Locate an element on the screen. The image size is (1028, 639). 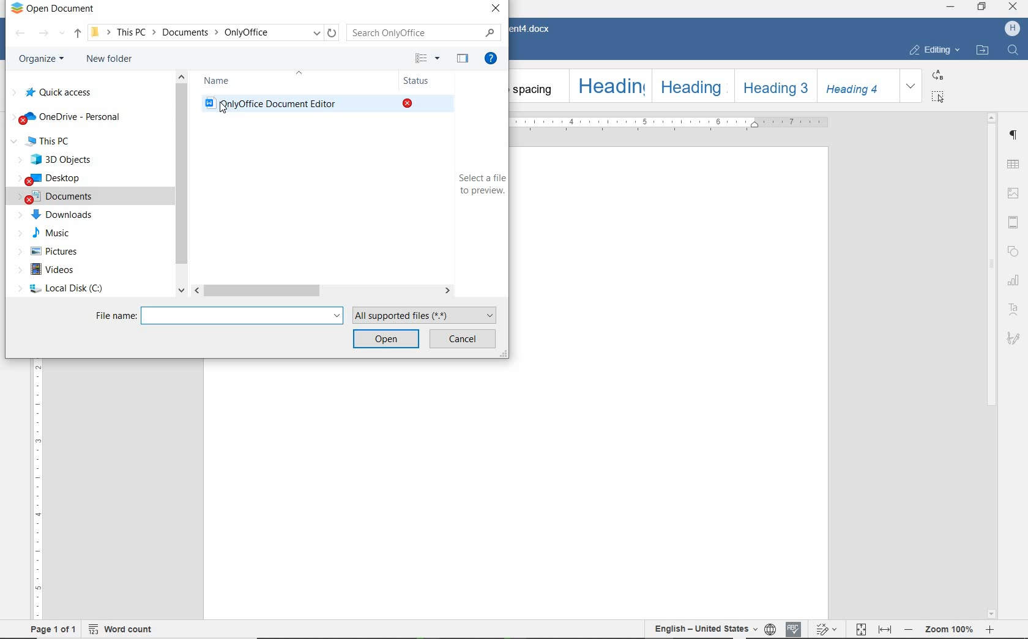
open is located at coordinates (386, 338).